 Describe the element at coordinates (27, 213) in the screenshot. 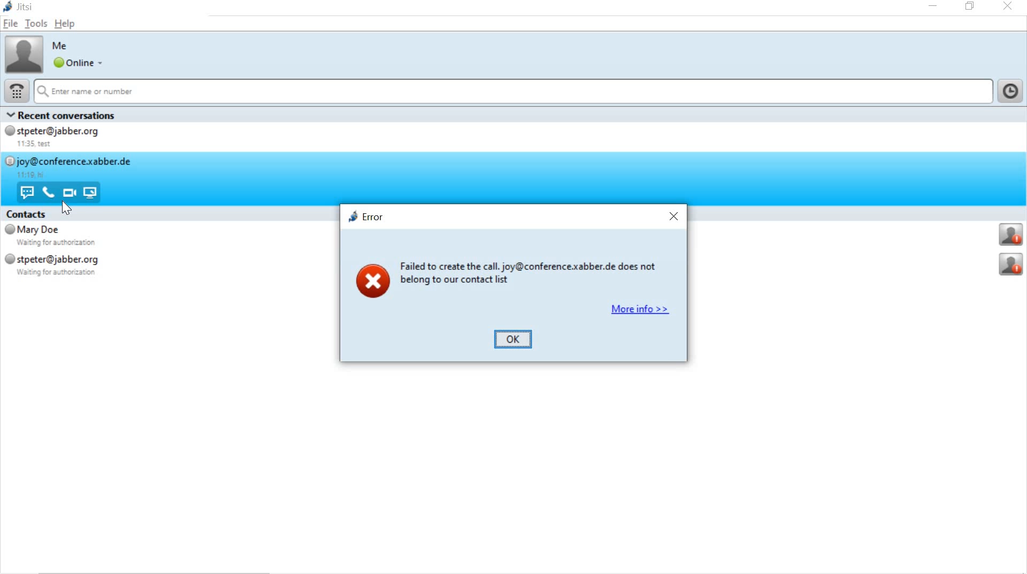

I see `Contacts` at that location.